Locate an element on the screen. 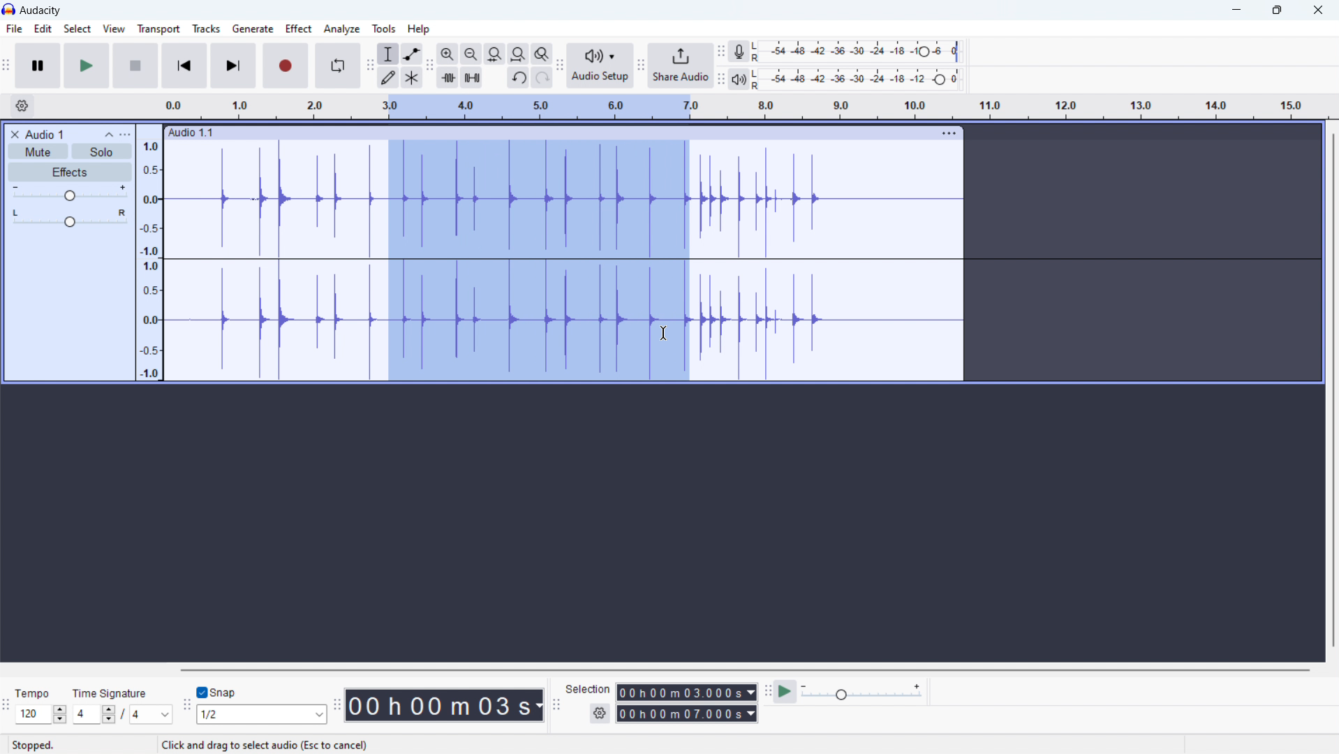 This screenshot has width=1339, height=754. menu is located at coordinates (947, 133).